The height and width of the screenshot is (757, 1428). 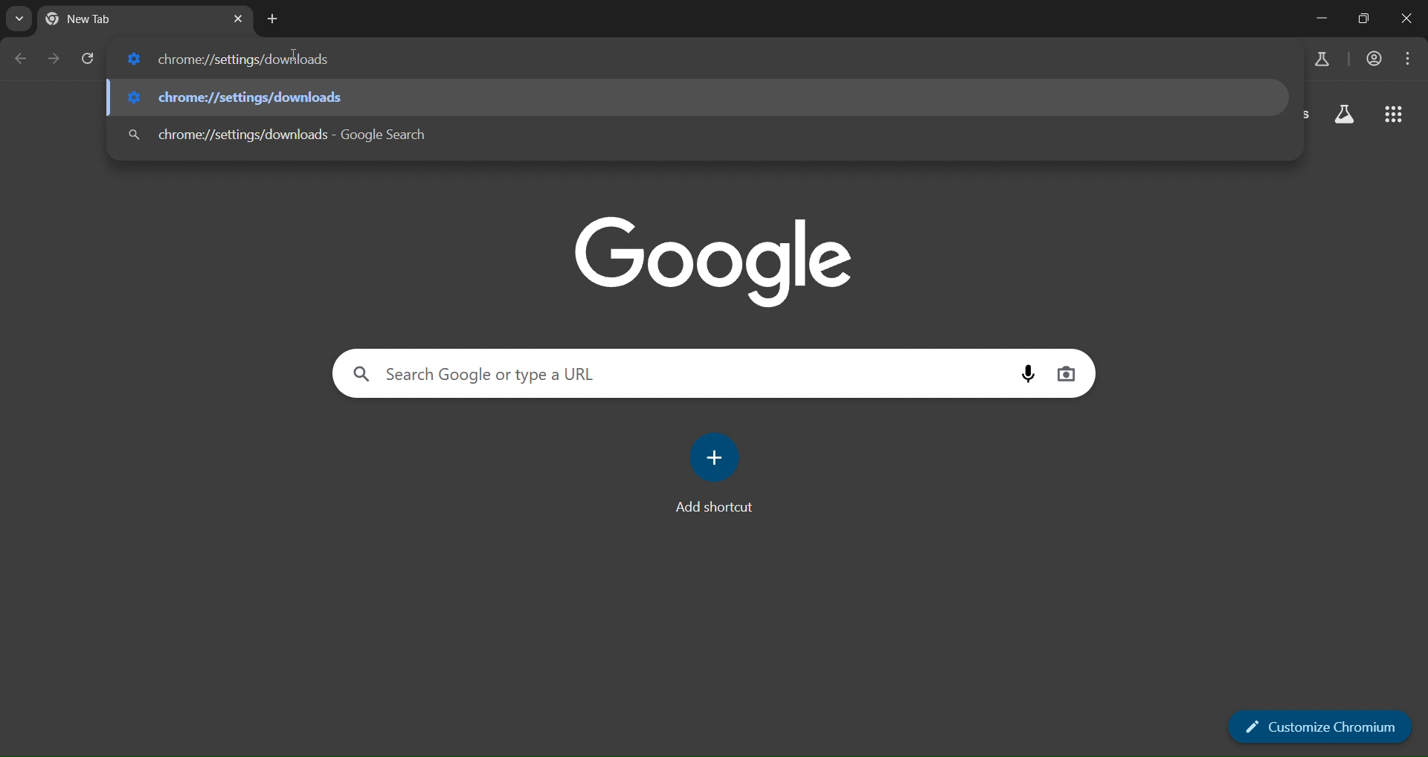 I want to click on chrome://settings/downloads, so click(x=232, y=60).